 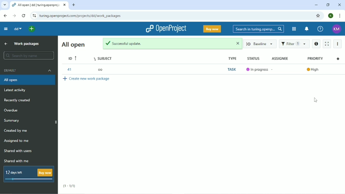 What do you see at coordinates (328, 5) in the screenshot?
I see `Restore down` at bounding box center [328, 5].